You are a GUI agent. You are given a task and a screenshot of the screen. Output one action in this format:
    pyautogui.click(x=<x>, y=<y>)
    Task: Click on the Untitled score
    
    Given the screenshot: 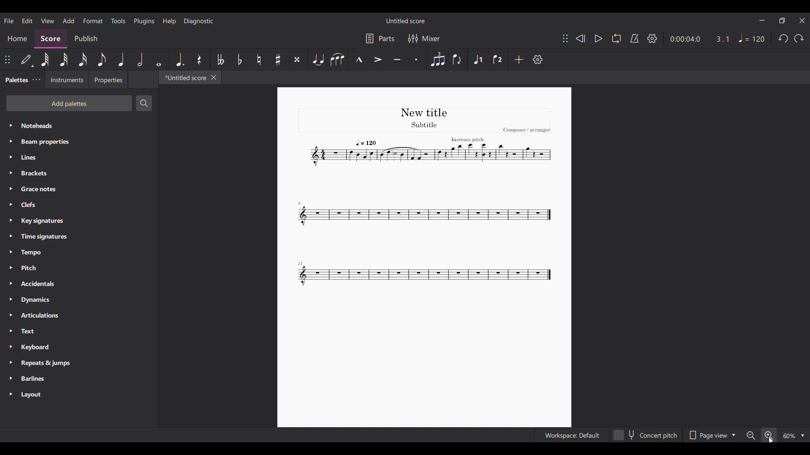 What is the action you would take?
    pyautogui.click(x=405, y=21)
    